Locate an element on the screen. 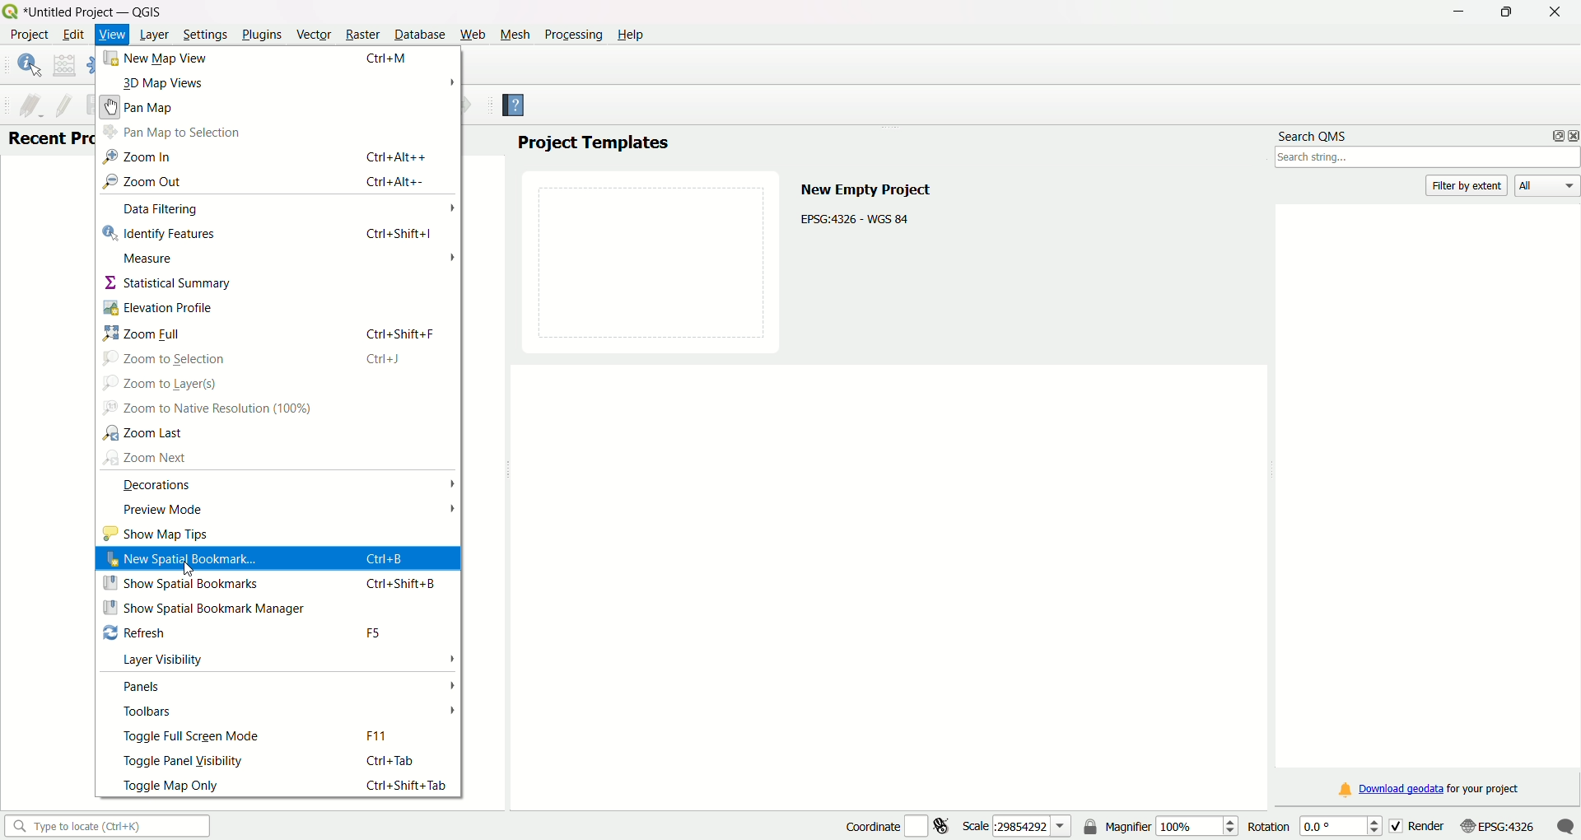 The width and height of the screenshot is (1581, 840). ctrl+shift+F is located at coordinates (400, 333).